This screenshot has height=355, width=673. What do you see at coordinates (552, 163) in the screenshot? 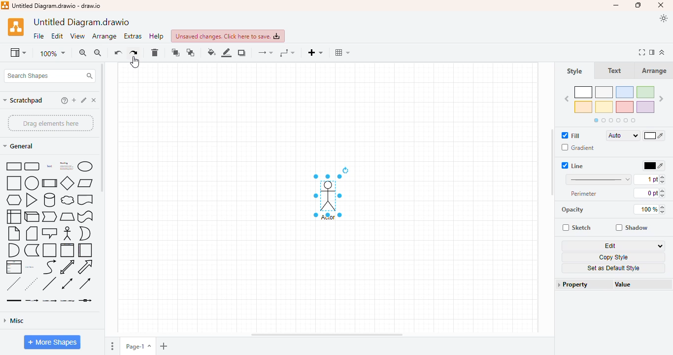
I see `vertical scroll bar` at bounding box center [552, 163].